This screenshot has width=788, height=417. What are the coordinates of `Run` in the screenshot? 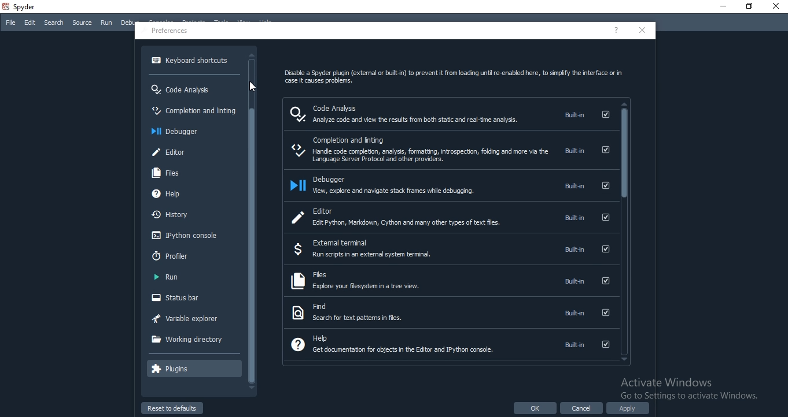 It's located at (106, 22).